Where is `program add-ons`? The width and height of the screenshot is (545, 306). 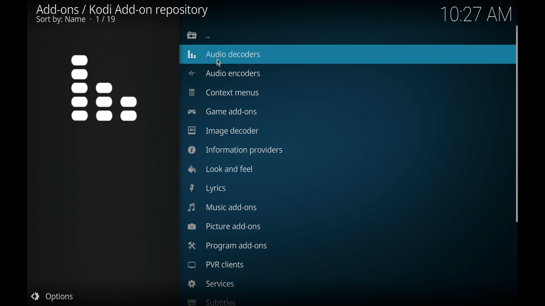
program add-ons is located at coordinates (227, 246).